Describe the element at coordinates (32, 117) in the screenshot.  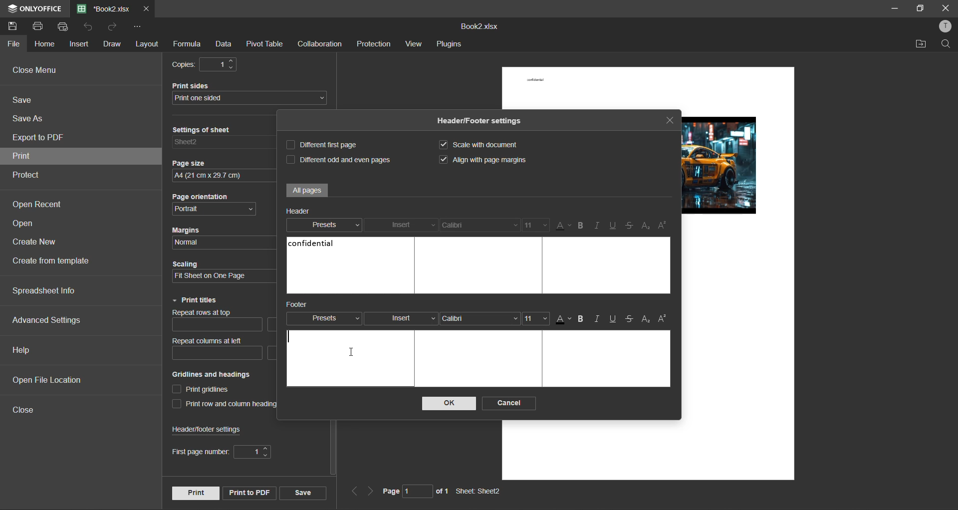
I see `save as ` at that location.